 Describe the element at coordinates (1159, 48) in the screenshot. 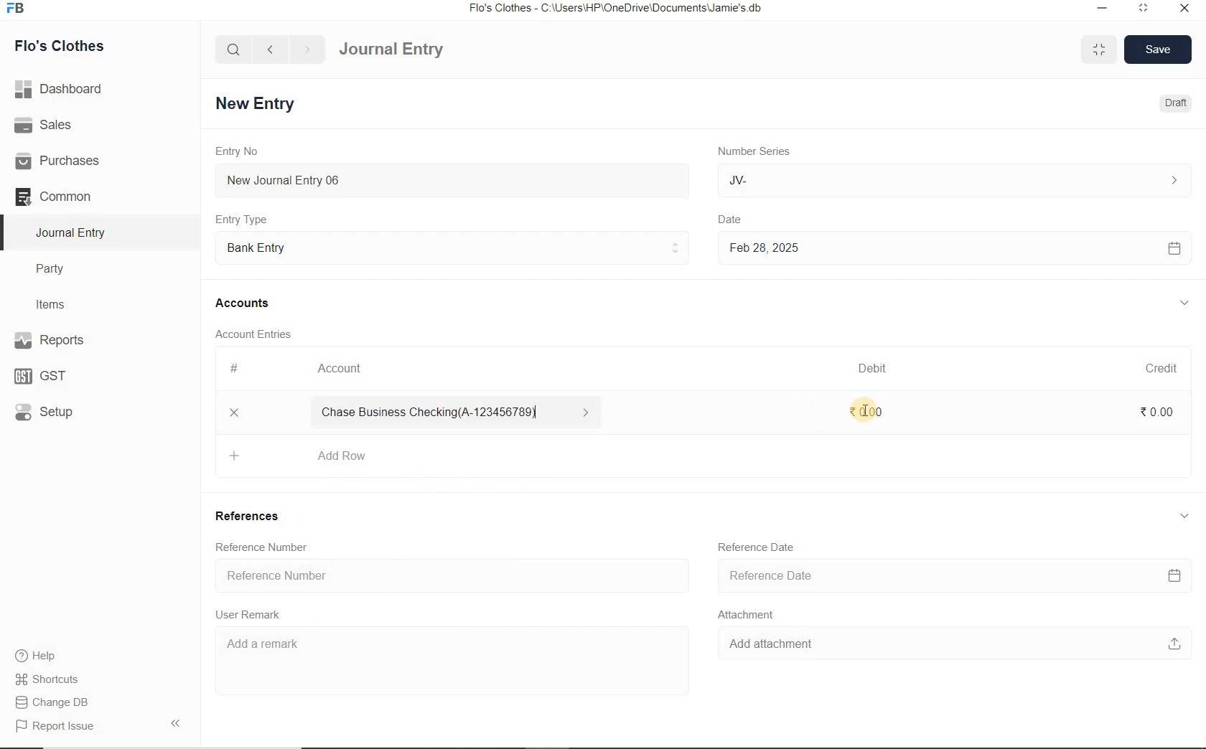

I see `Save` at that location.